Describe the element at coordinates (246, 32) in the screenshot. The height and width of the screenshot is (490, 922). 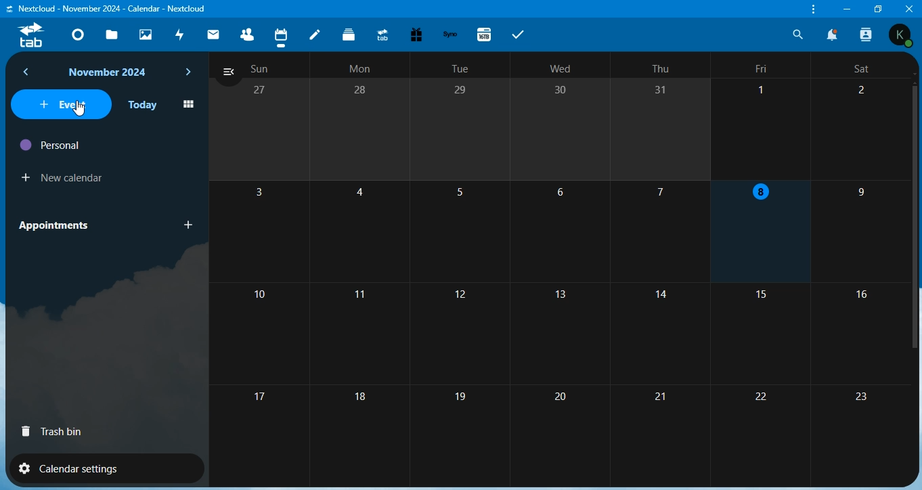
I see `contacts` at that location.